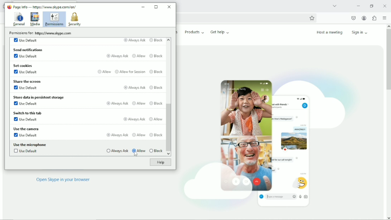 The image size is (391, 220). I want to click on Block, so click(157, 102).